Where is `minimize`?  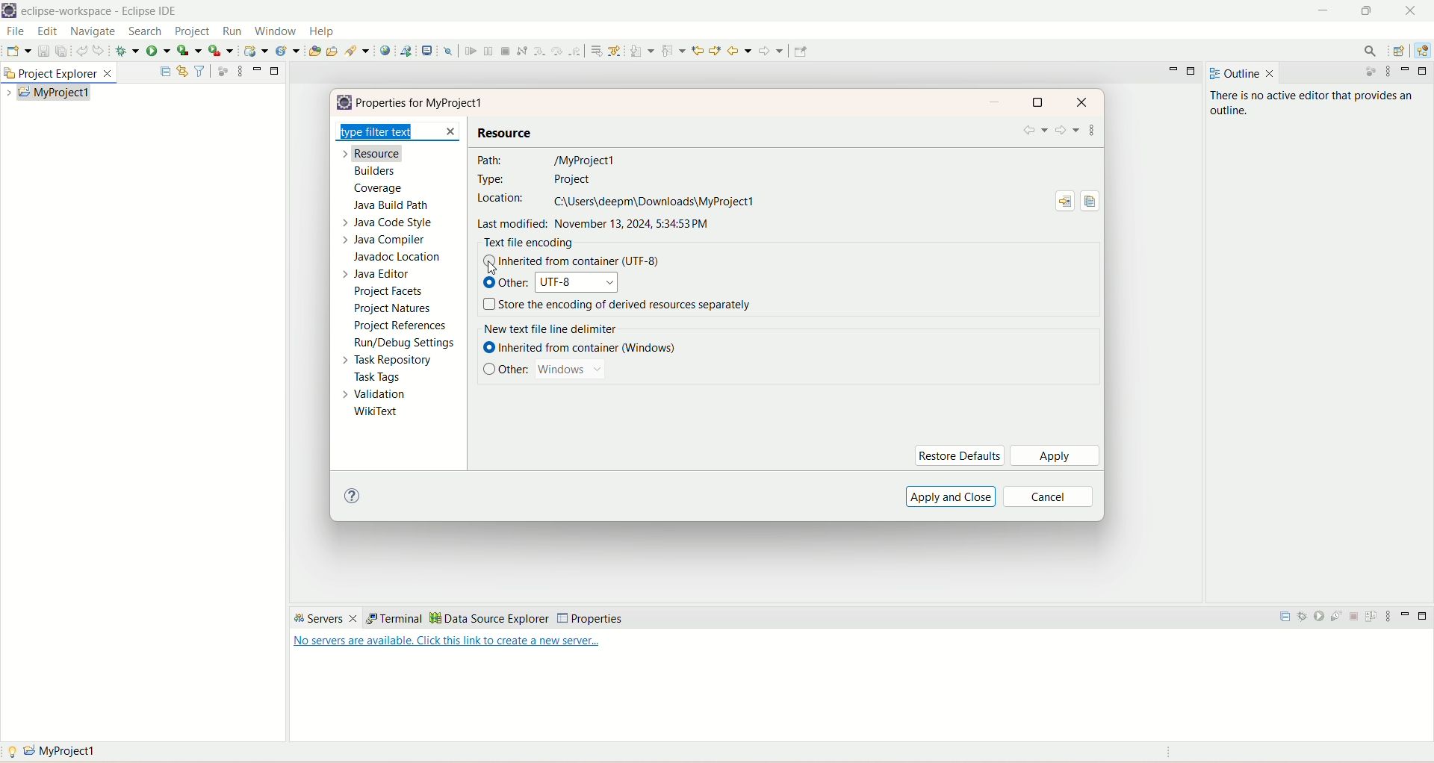
minimize is located at coordinates (1171, 70).